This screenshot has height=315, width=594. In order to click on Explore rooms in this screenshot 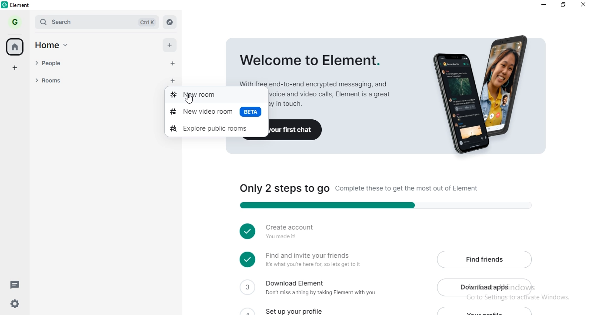, I will do `click(170, 21)`.